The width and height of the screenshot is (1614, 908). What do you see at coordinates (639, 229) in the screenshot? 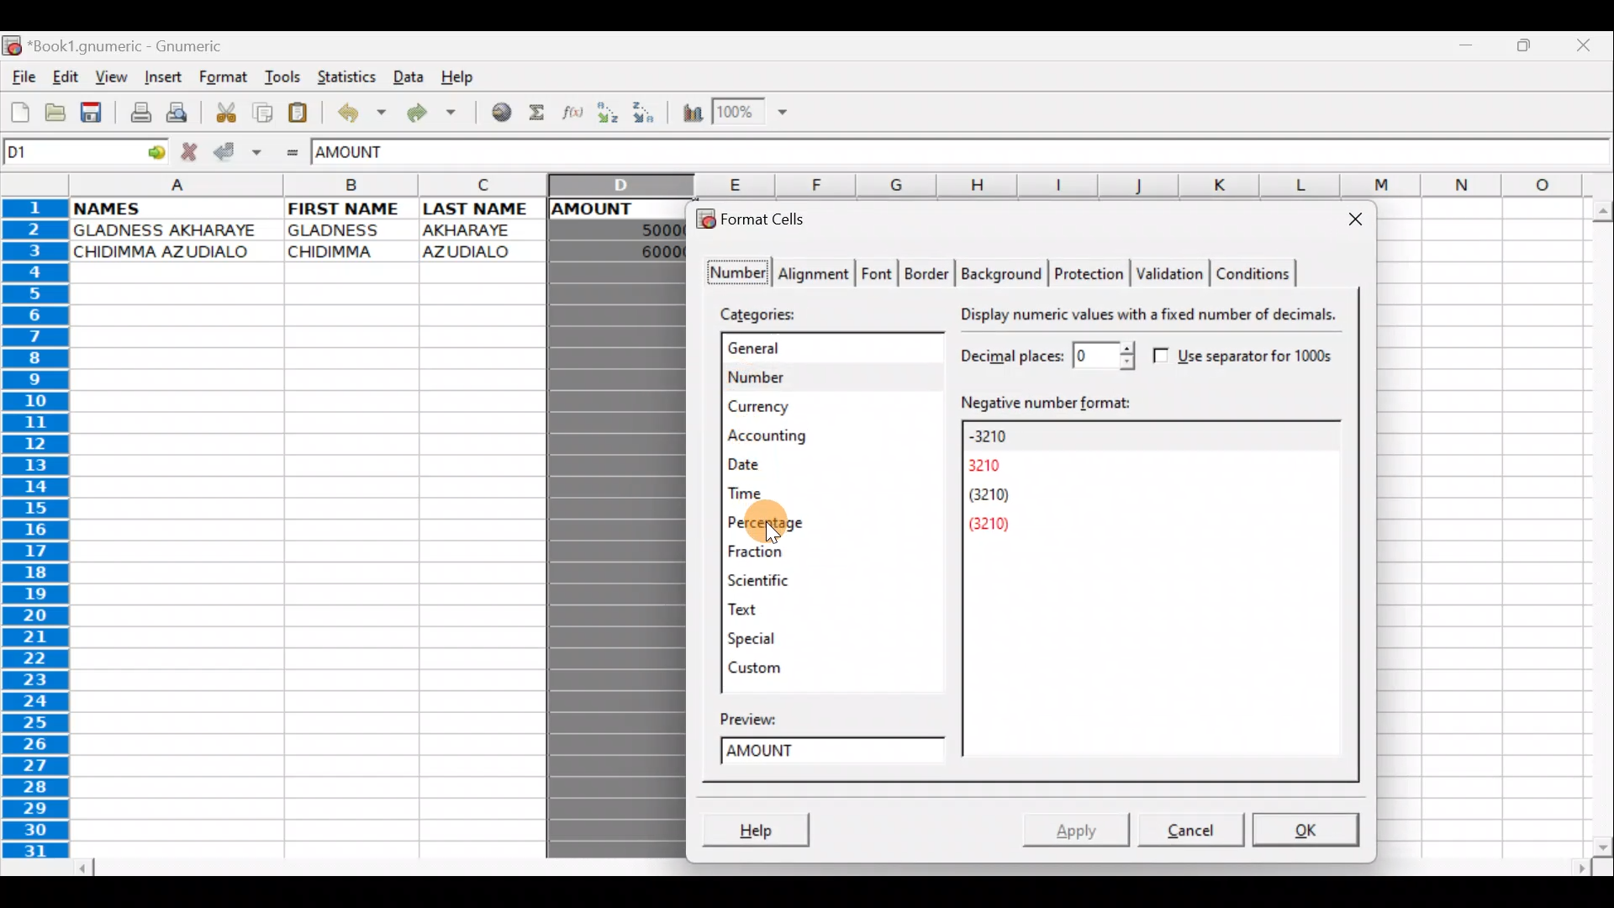
I see `50000` at bounding box center [639, 229].